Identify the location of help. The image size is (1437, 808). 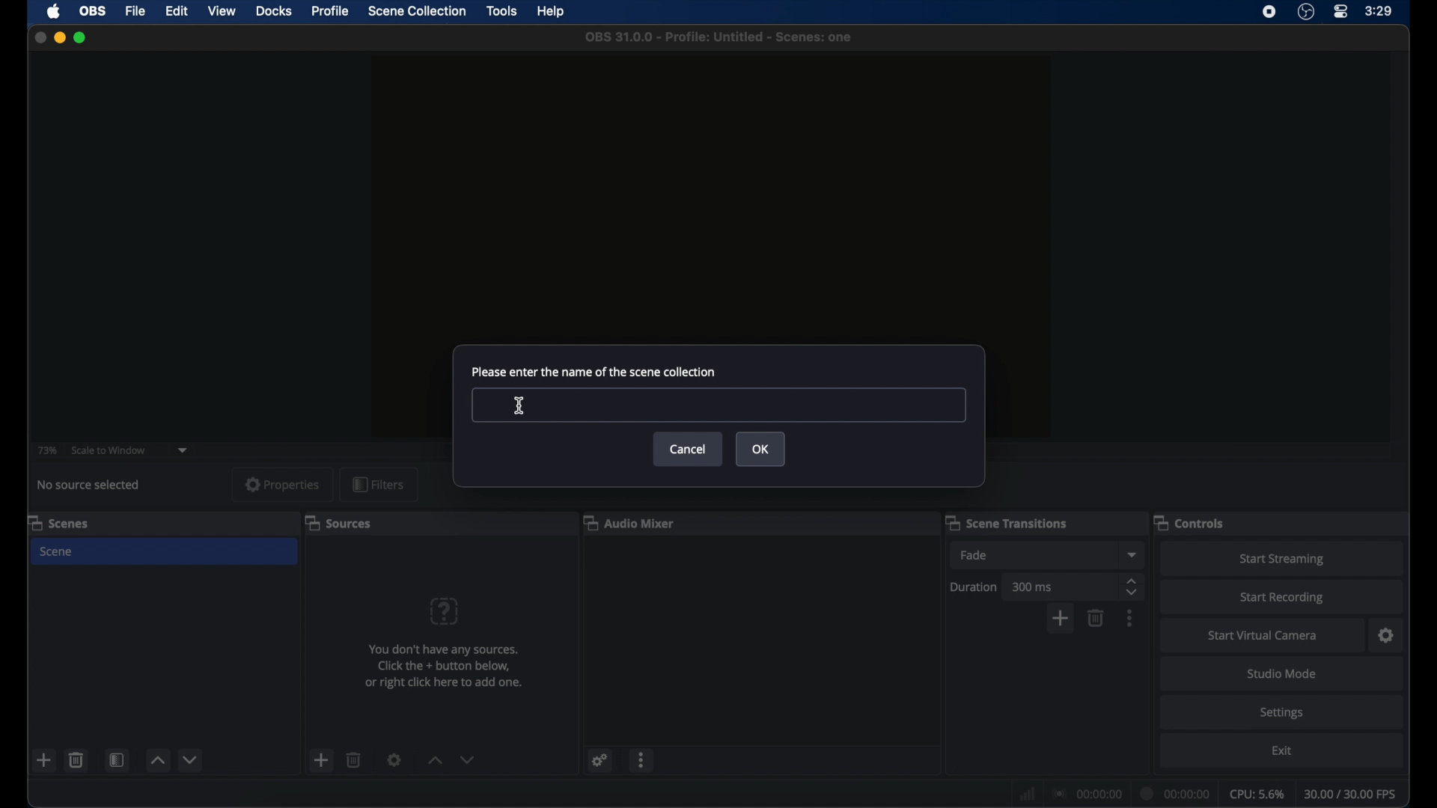
(552, 12).